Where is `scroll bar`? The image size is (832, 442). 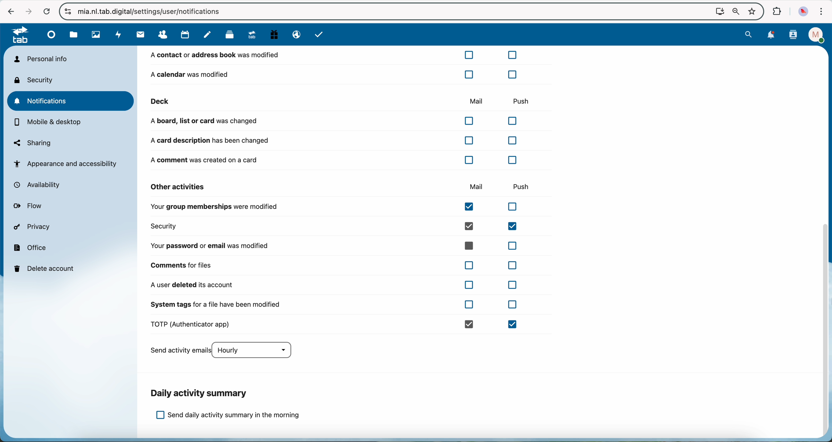
scroll bar is located at coordinates (826, 331).